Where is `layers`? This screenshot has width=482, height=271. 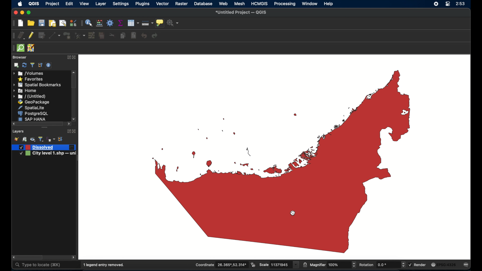
layers is located at coordinates (18, 131).